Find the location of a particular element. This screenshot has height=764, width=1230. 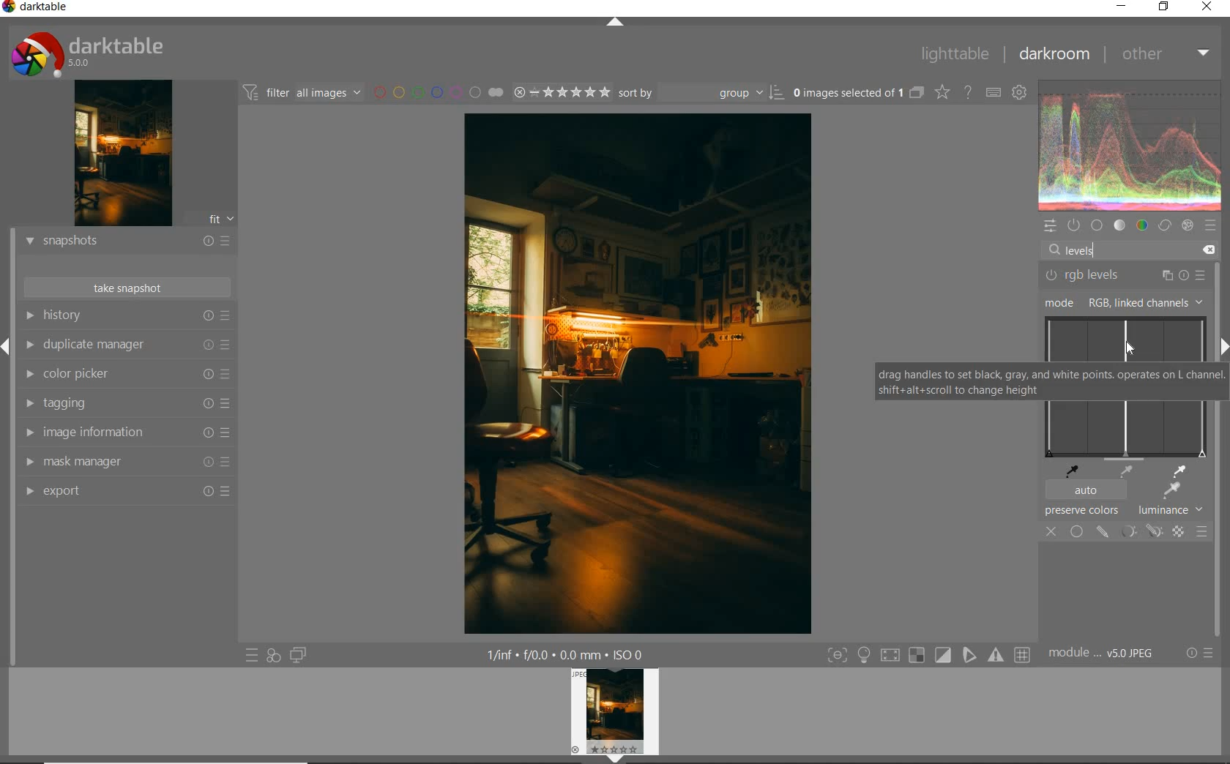

mask manager is located at coordinates (126, 462).